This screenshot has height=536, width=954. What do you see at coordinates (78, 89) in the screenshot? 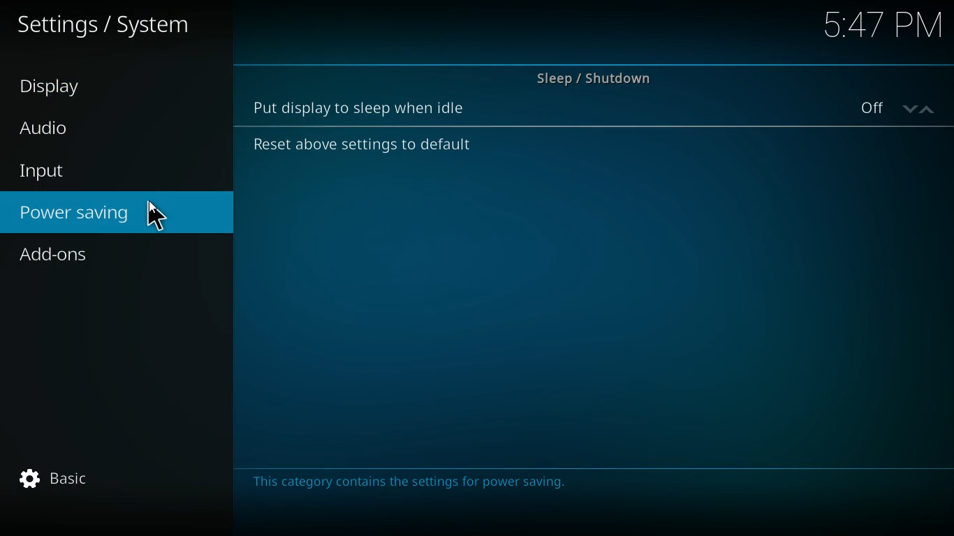
I see `display` at bounding box center [78, 89].